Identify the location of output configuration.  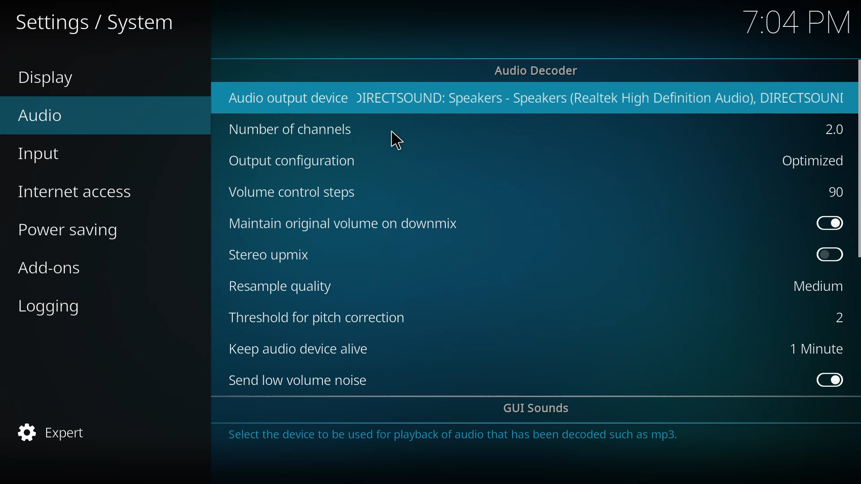
(297, 162).